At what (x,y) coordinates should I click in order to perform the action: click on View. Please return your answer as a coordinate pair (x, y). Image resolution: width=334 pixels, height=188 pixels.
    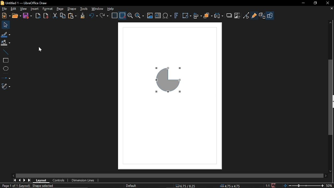
    Looking at the image, I should click on (23, 9).